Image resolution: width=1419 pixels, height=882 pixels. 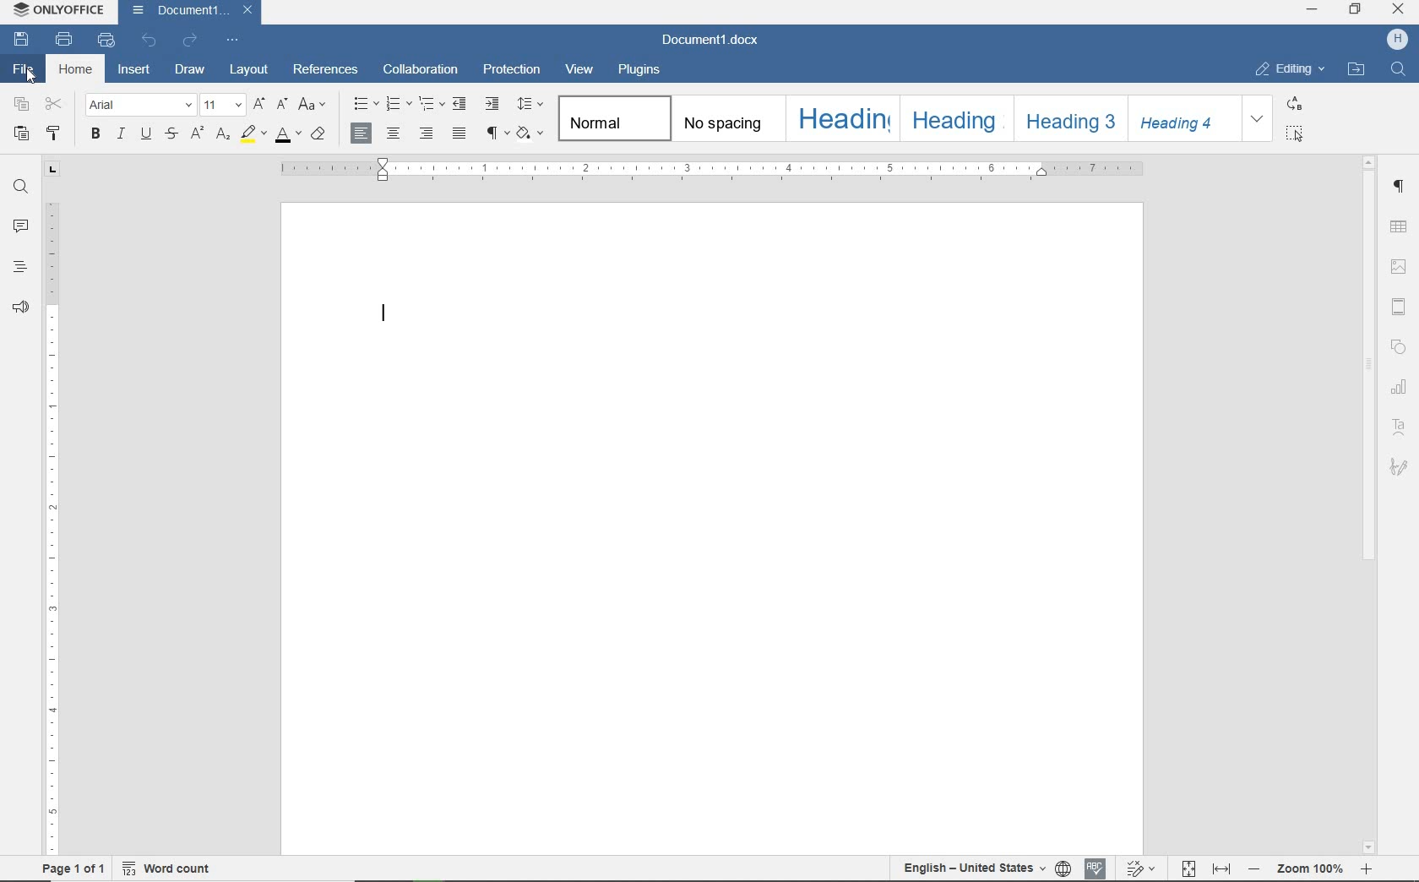 What do you see at coordinates (230, 40) in the screenshot?
I see `customize quick access toolbar` at bounding box center [230, 40].